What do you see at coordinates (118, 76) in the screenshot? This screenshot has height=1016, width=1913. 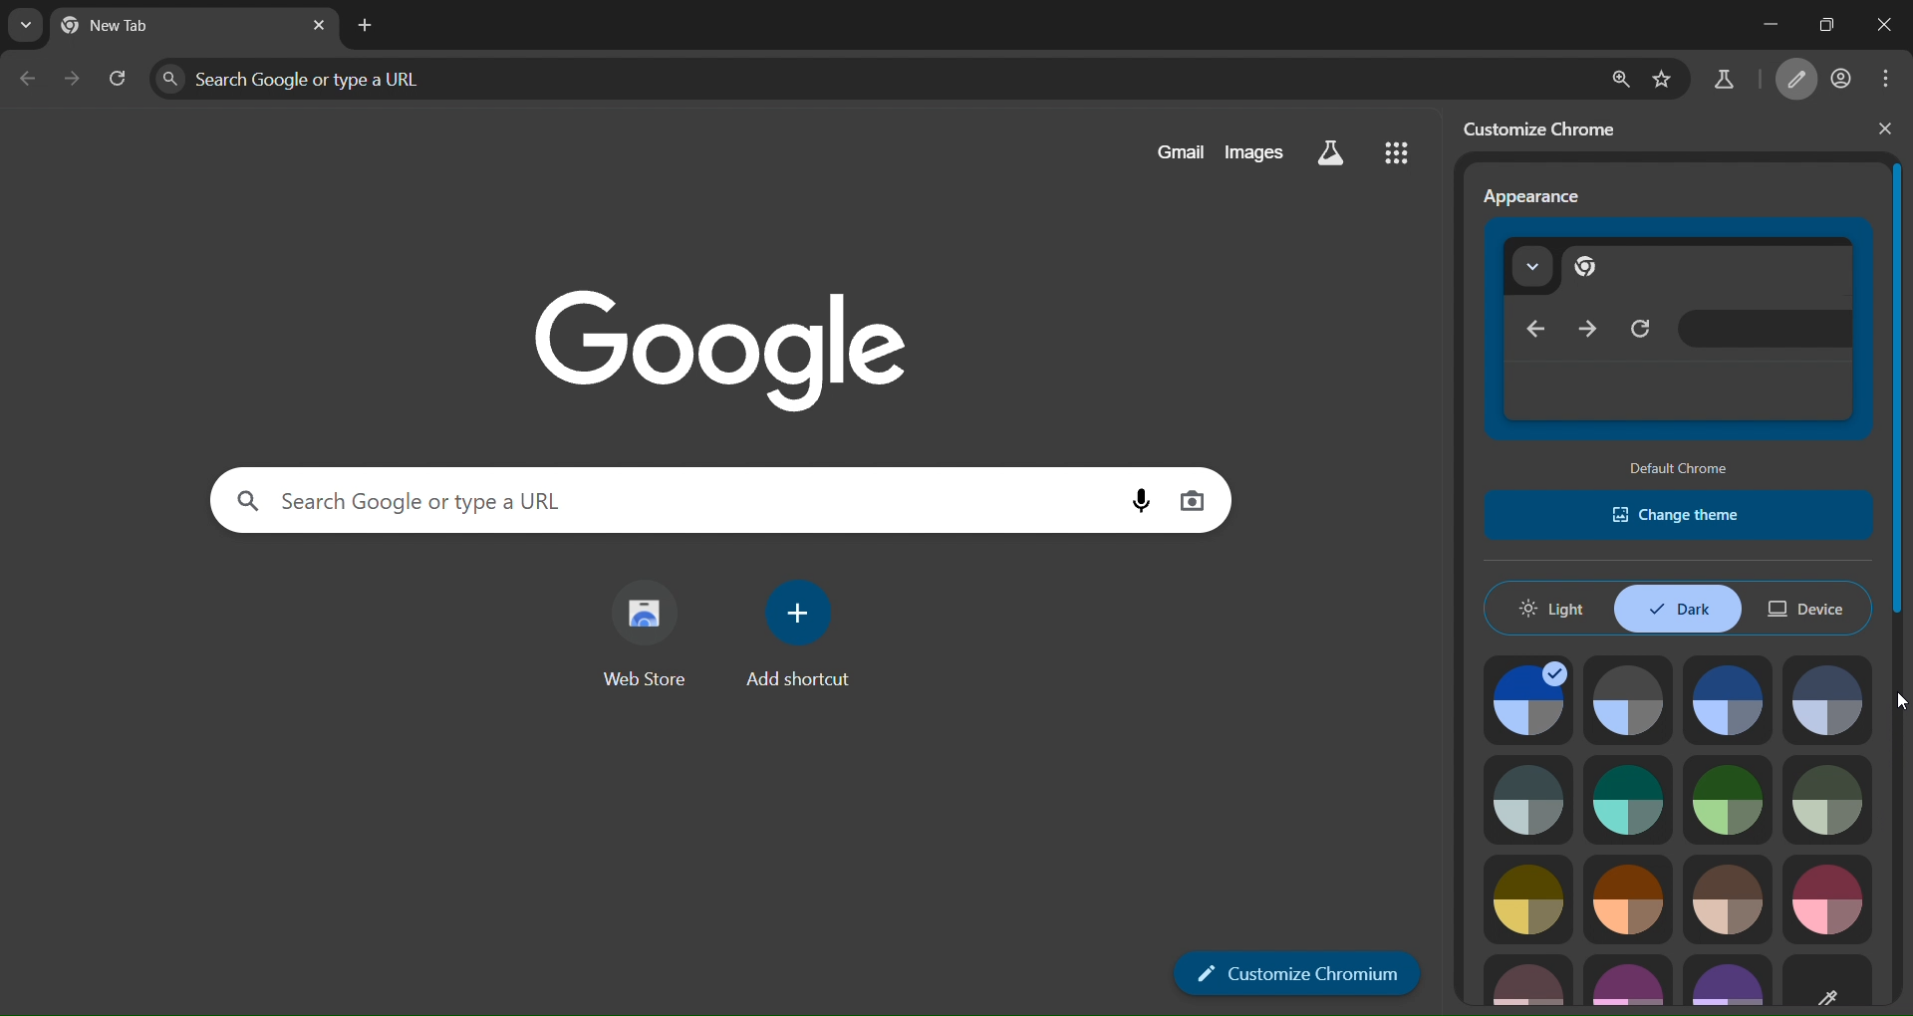 I see `reload page` at bounding box center [118, 76].